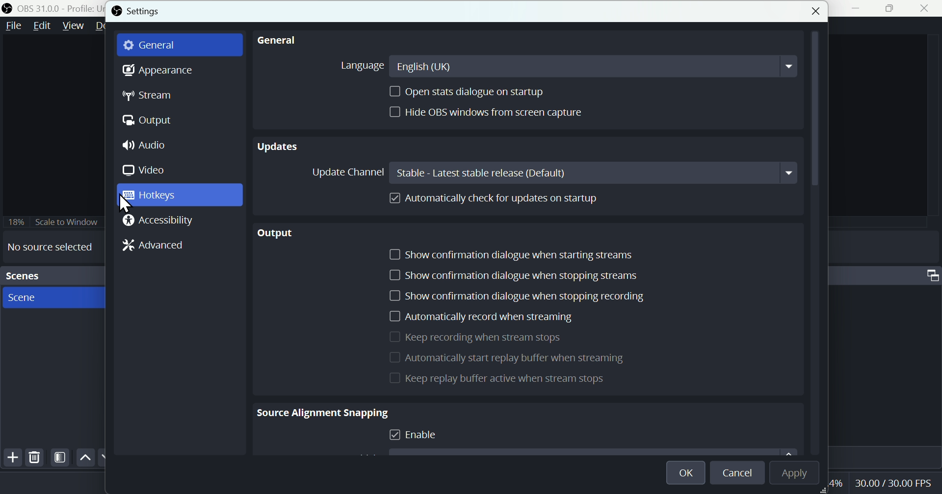 This screenshot has width=942, height=494. I want to click on View, so click(71, 26).